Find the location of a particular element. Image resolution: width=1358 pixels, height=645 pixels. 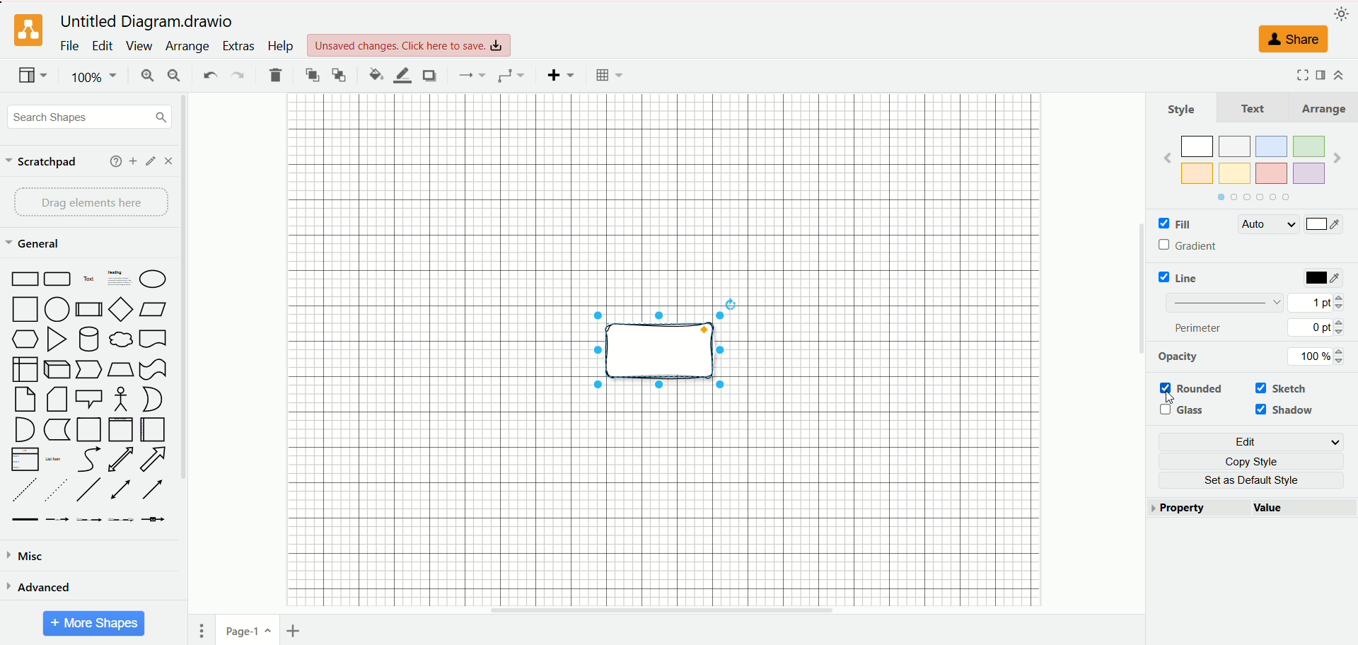

waypoint is located at coordinates (511, 76).